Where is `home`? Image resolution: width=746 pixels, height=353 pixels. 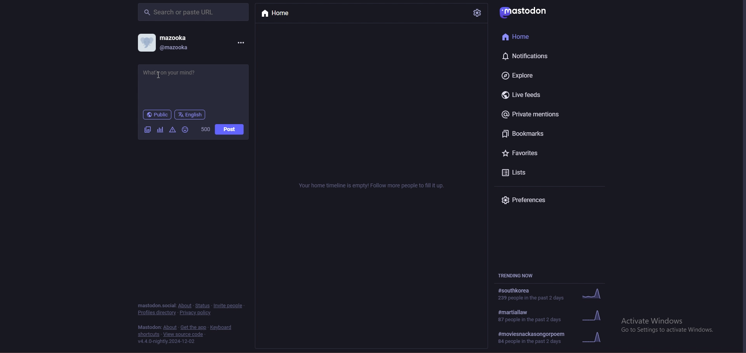 home is located at coordinates (283, 14).